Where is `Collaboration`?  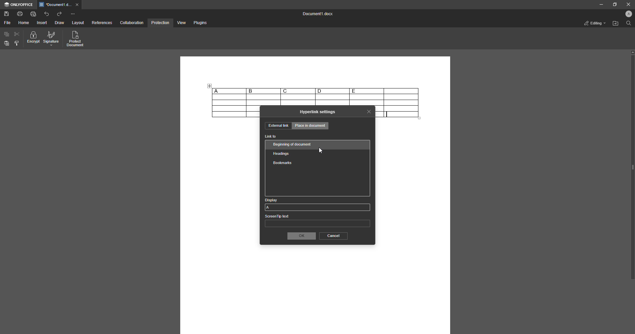
Collaboration is located at coordinates (132, 22).